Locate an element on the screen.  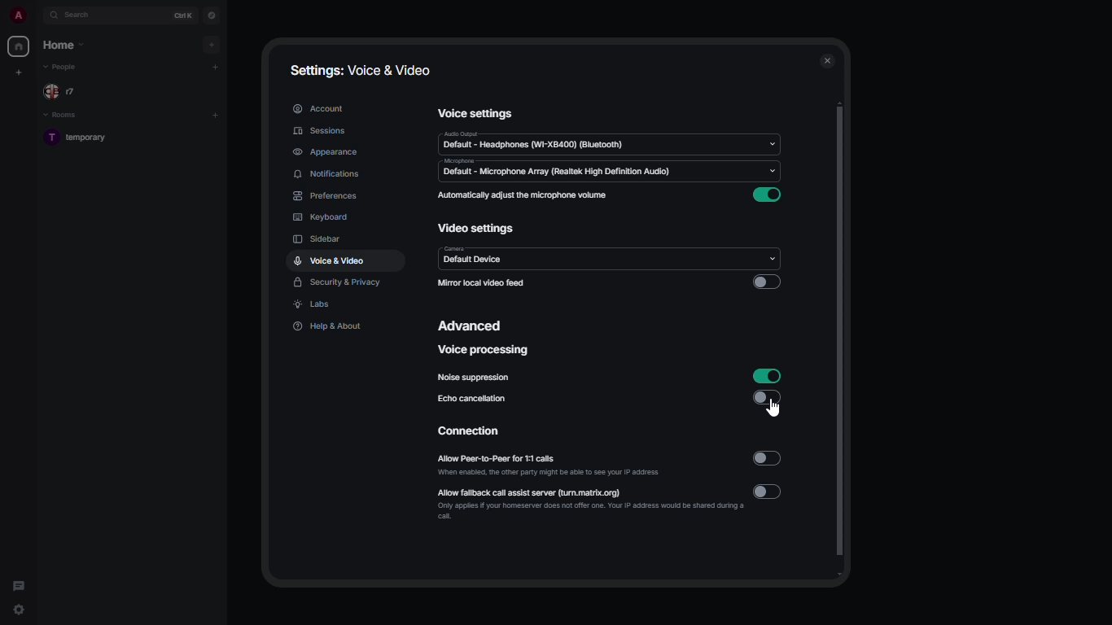
help & about is located at coordinates (329, 324).